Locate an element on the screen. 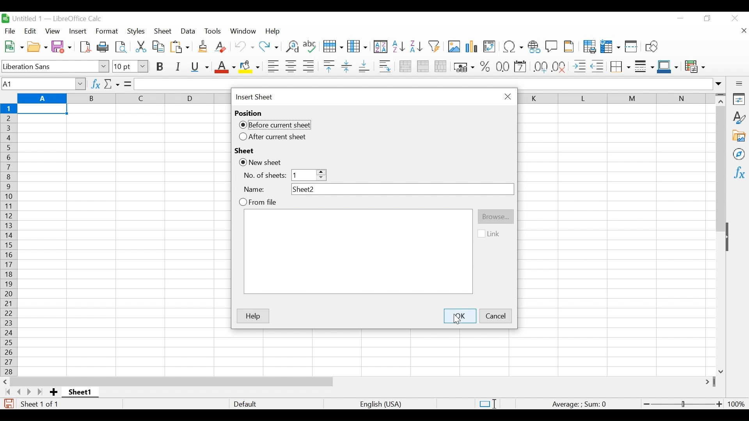 The image size is (749, 421). format as Date is located at coordinates (521, 67).